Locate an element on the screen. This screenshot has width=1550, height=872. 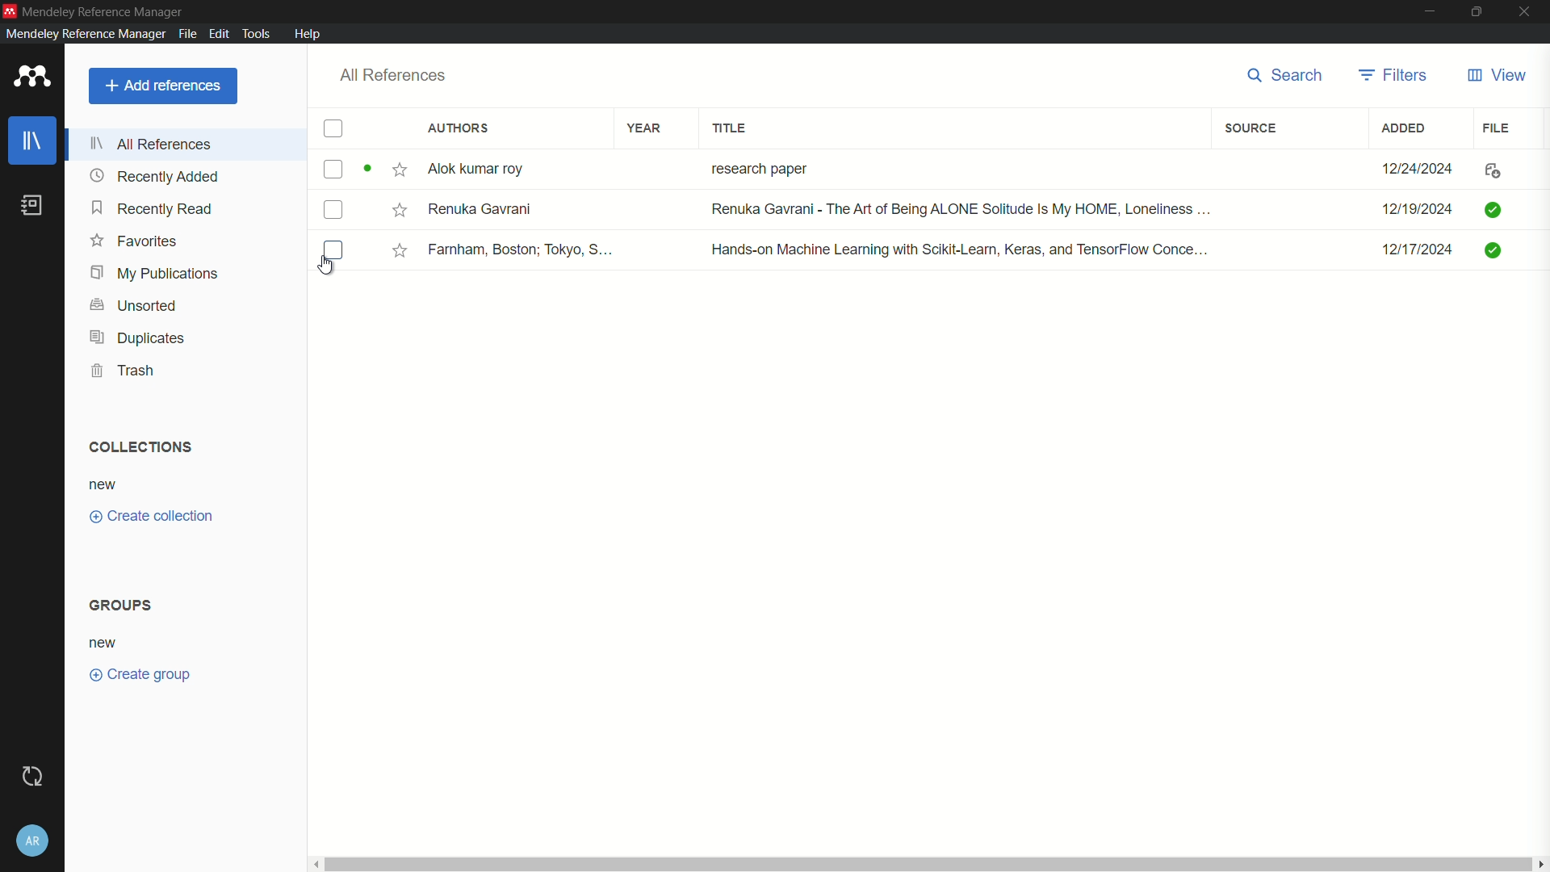
title is located at coordinates (730, 127).